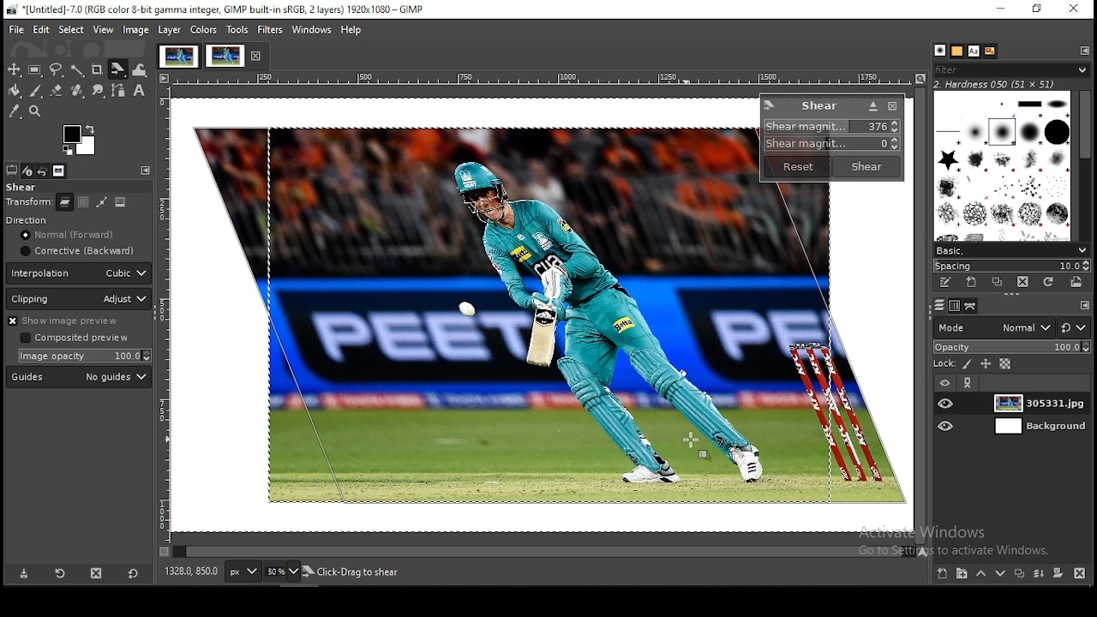 The width and height of the screenshot is (1097, 617). What do you see at coordinates (969, 383) in the screenshot?
I see `link` at bounding box center [969, 383].